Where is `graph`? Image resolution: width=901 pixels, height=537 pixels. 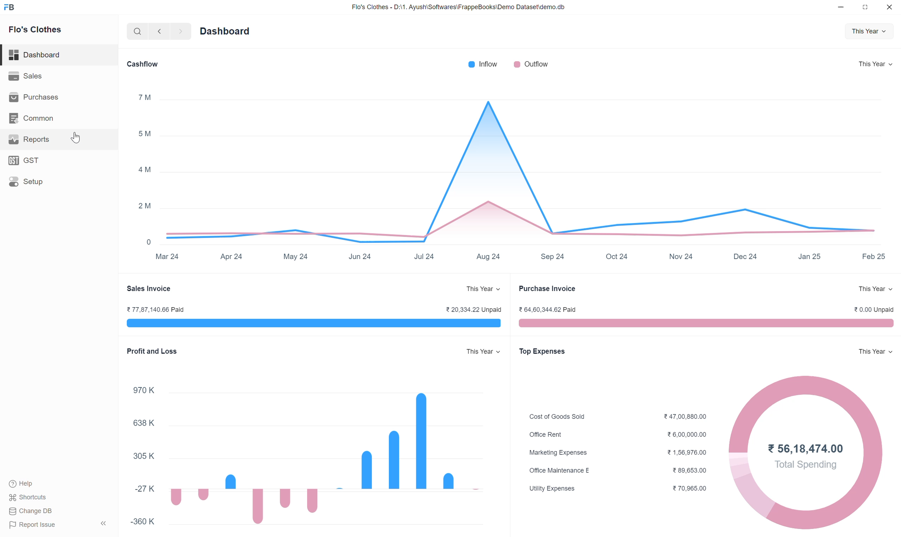
graph is located at coordinates (529, 159).